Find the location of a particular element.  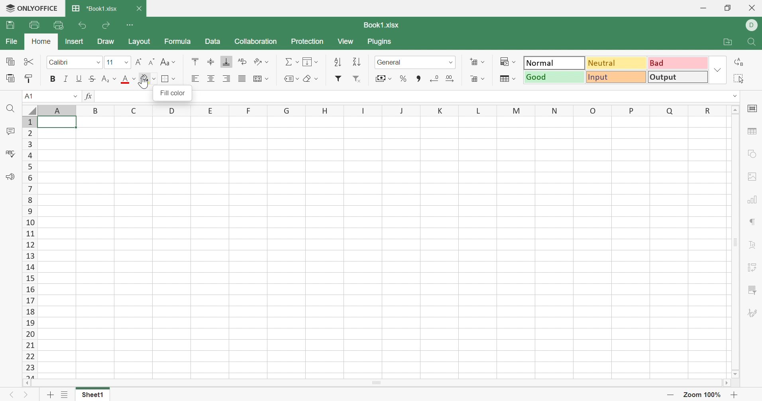

Text Art settings is located at coordinates (754, 246).